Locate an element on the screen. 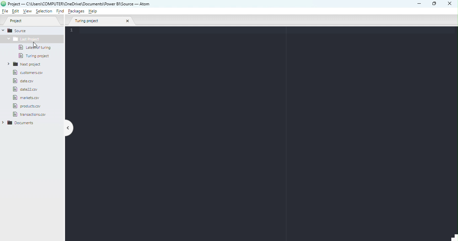  Close is located at coordinates (450, 4).